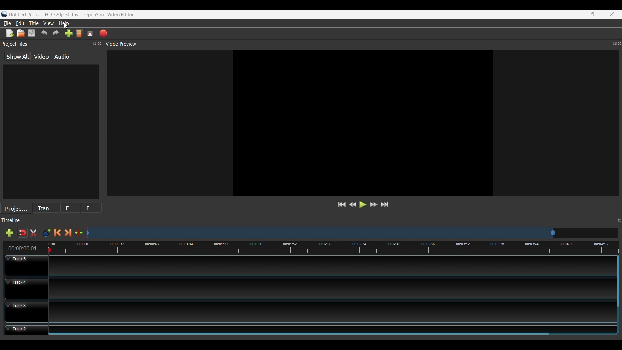  I want to click on Transition, so click(47, 207).